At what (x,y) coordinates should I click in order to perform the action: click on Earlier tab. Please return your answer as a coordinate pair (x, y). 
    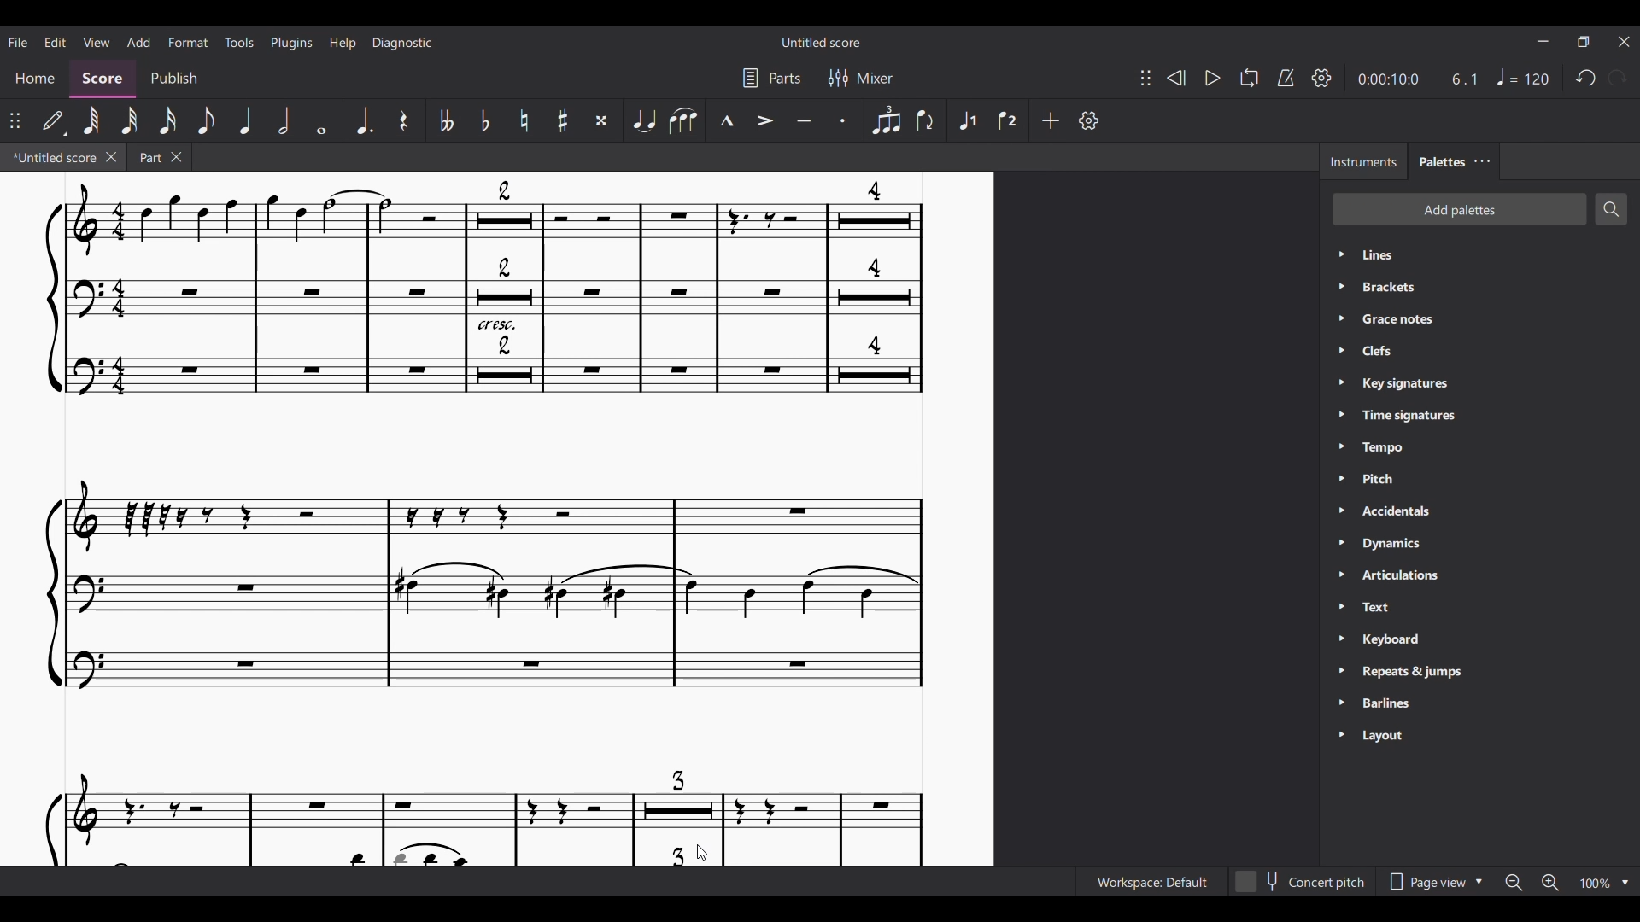
    Looking at the image, I should click on (160, 156).